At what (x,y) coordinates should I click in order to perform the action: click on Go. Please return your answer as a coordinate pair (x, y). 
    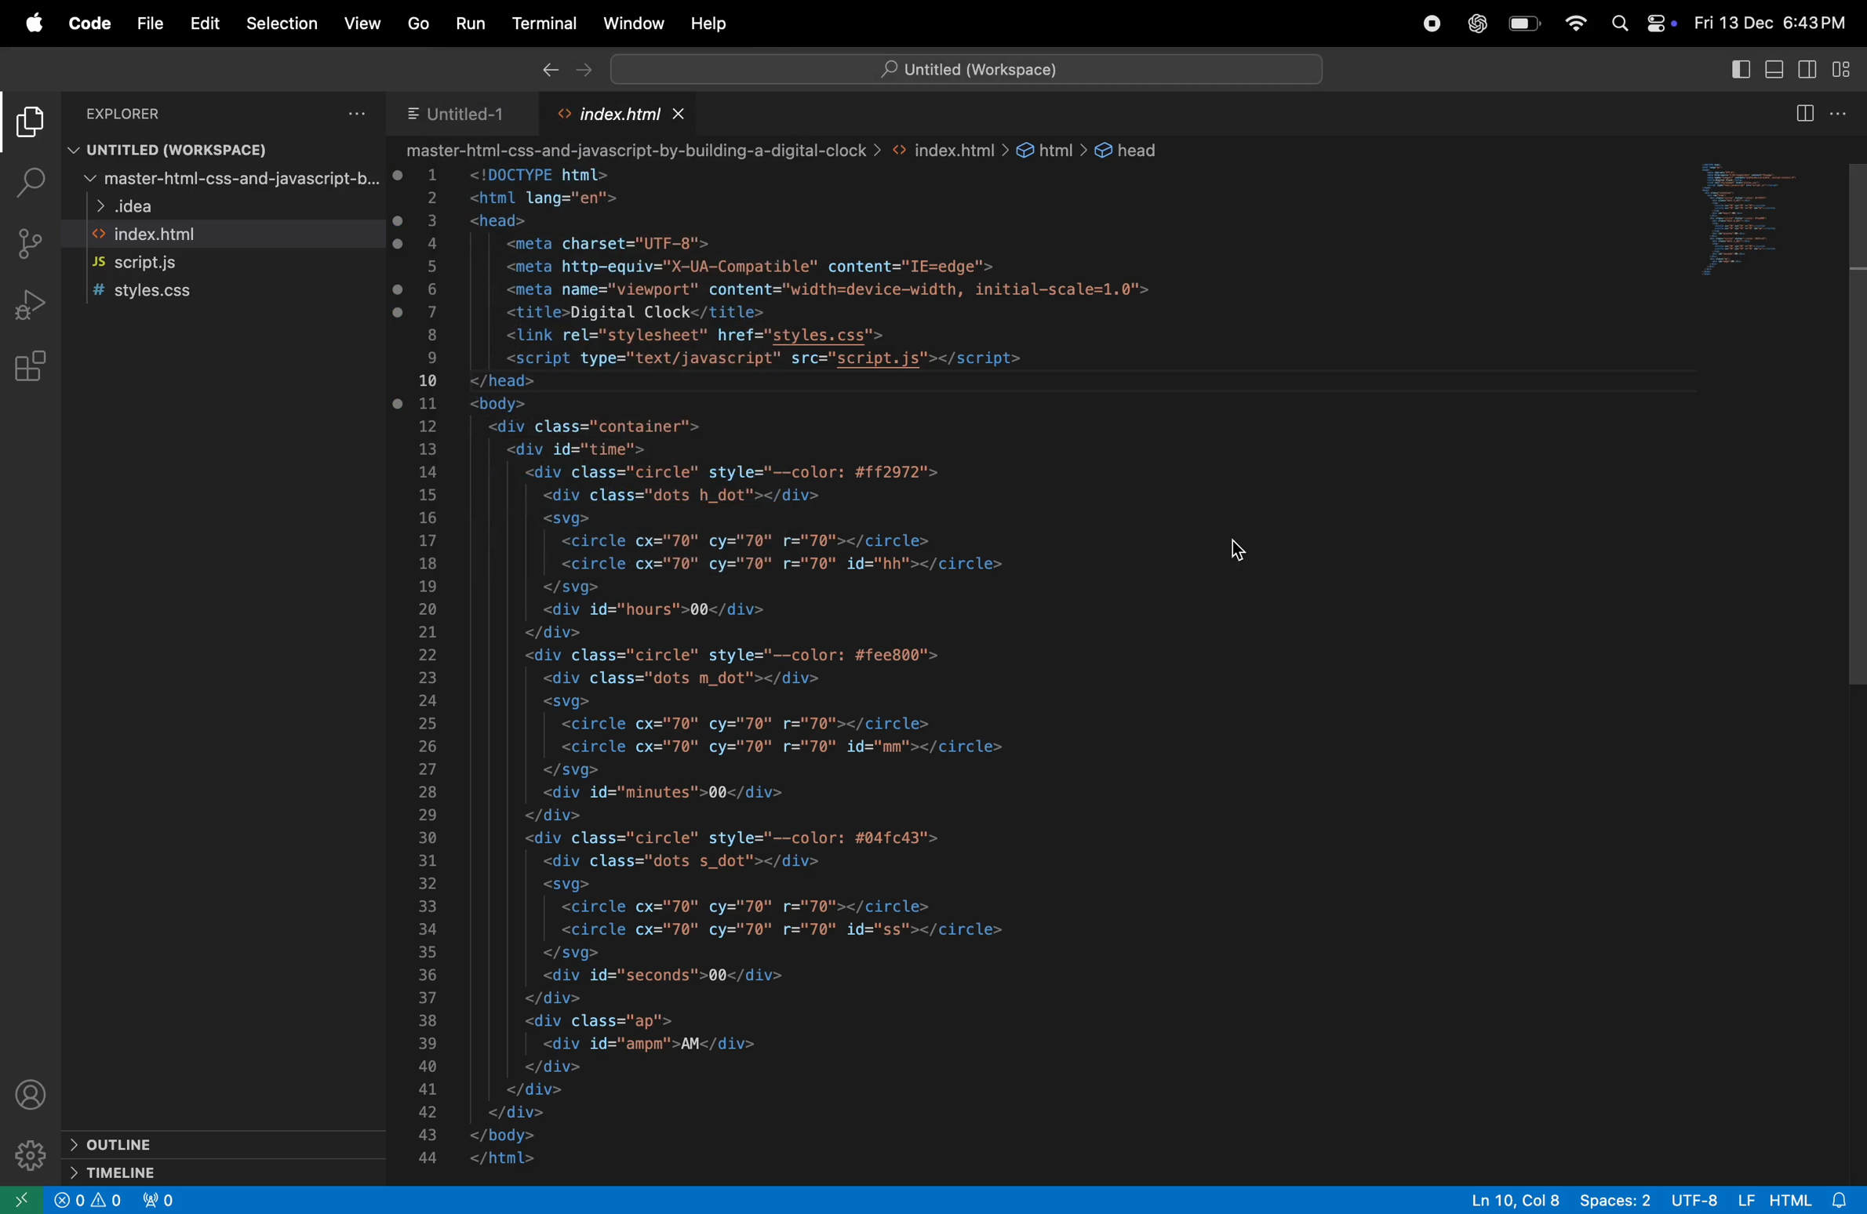
    Looking at the image, I should click on (420, 24).